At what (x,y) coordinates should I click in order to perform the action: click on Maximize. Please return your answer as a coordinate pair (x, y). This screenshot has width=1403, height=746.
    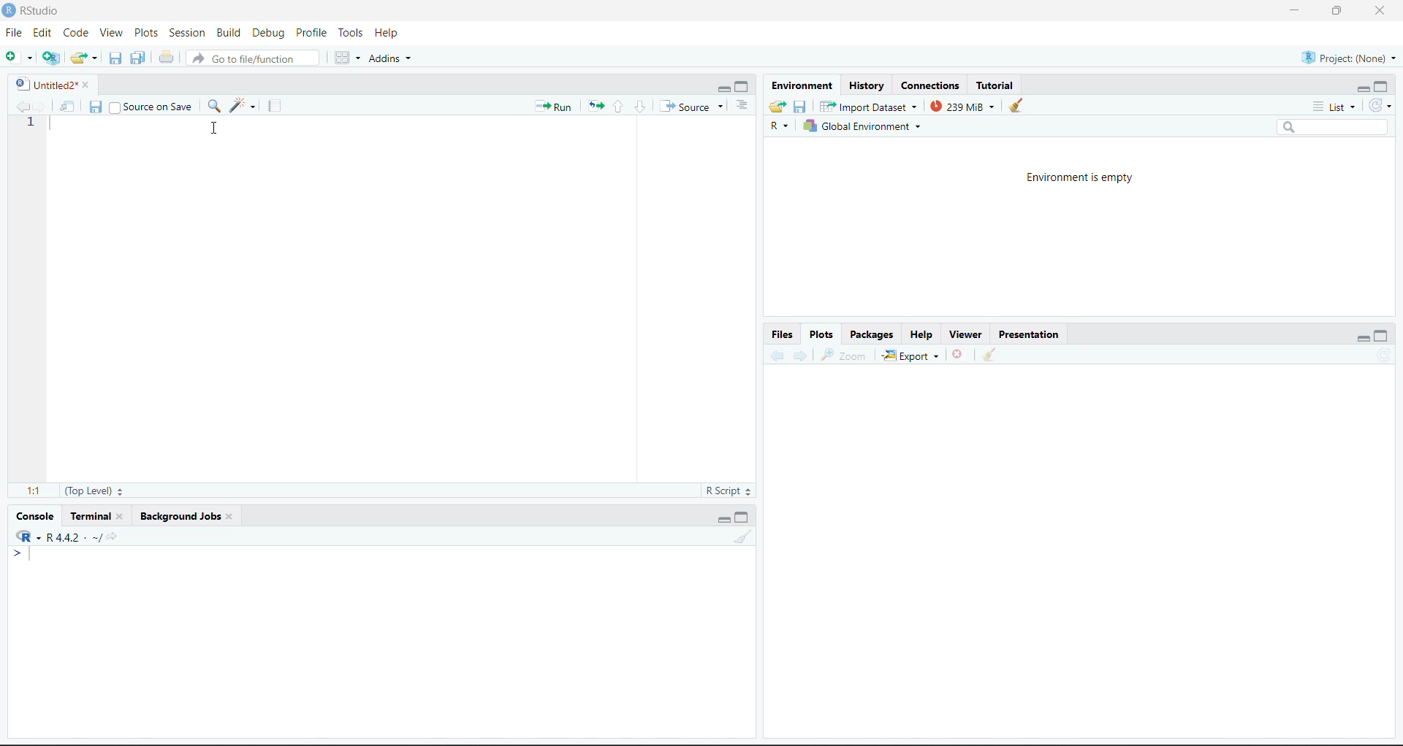
    Looking at the image, I should click on (1384, 335).